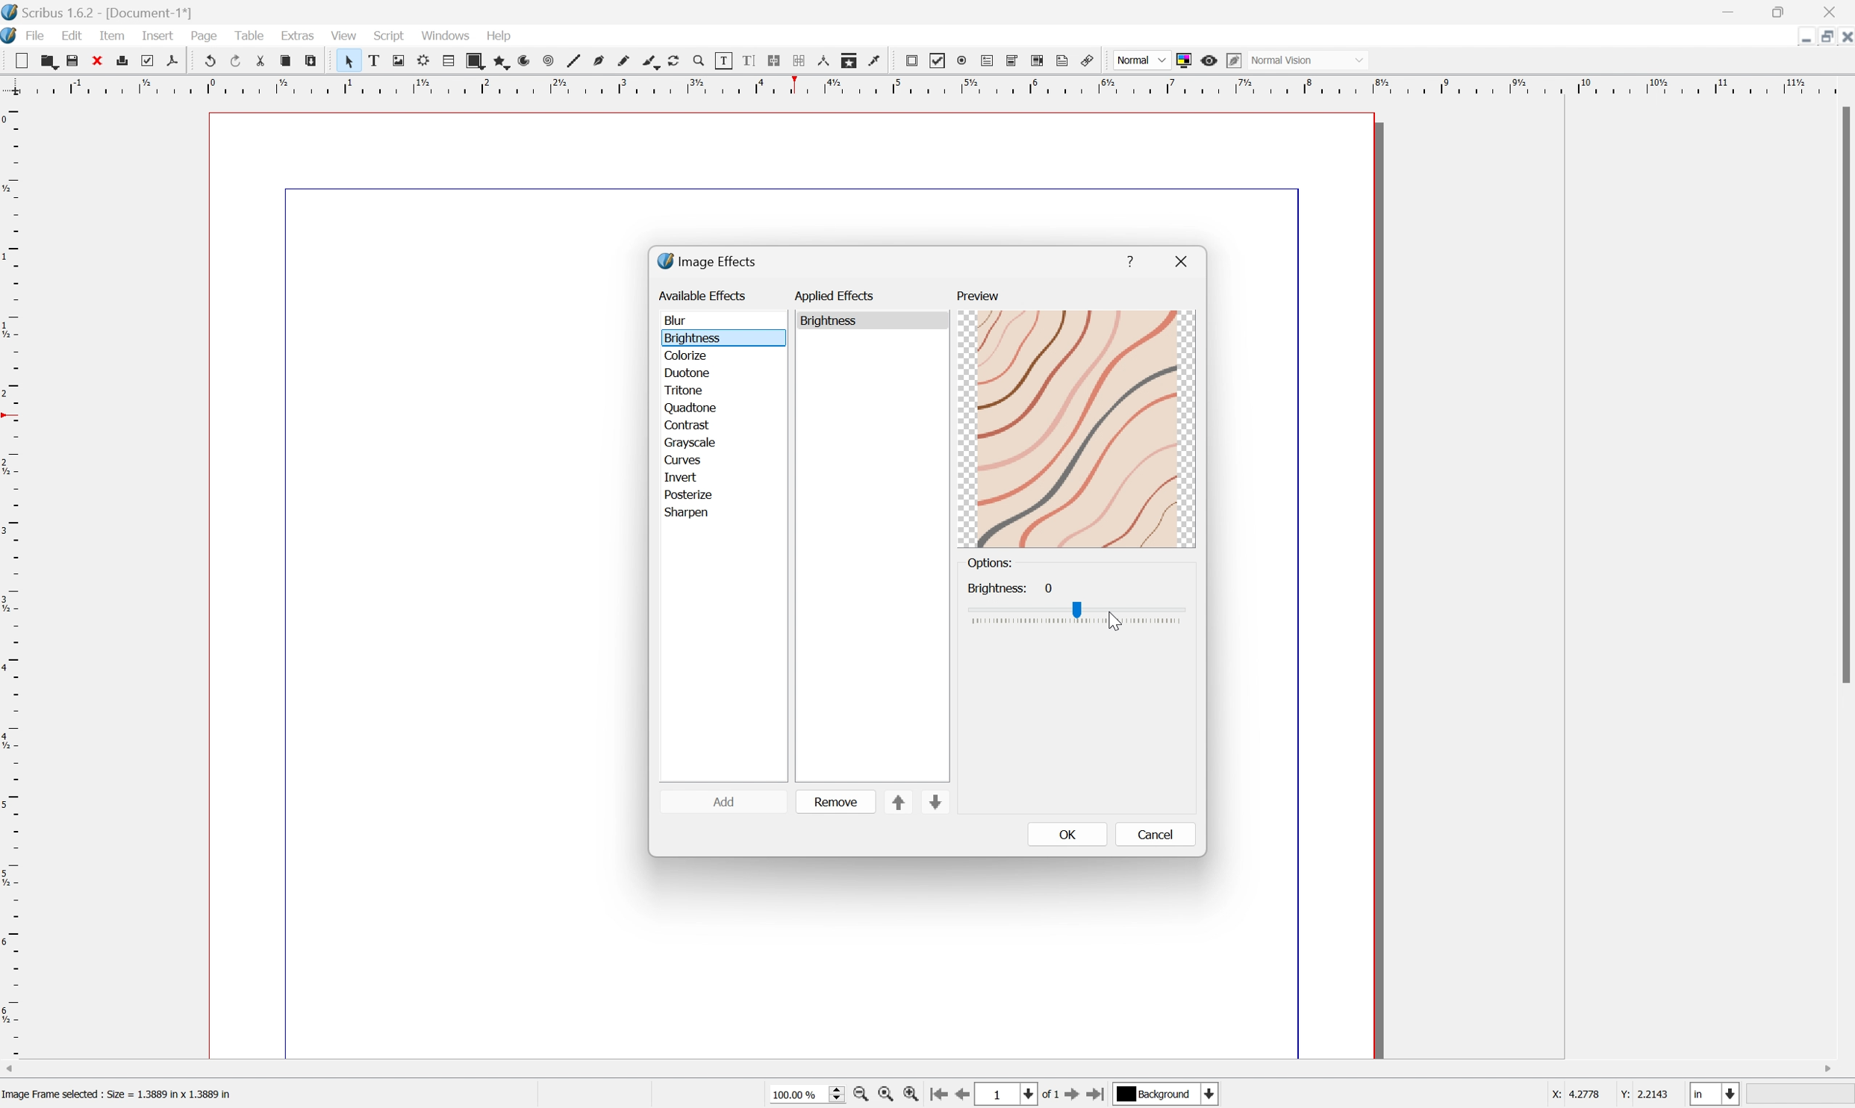  I want to click on Bezier curve, so click(602, 58).